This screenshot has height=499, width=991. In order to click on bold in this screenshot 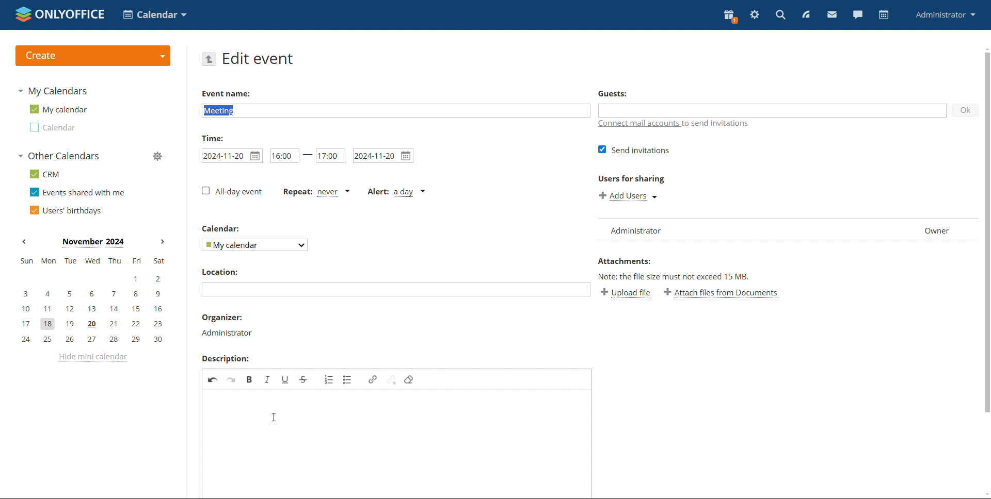, I will do `click(251, 379)`.